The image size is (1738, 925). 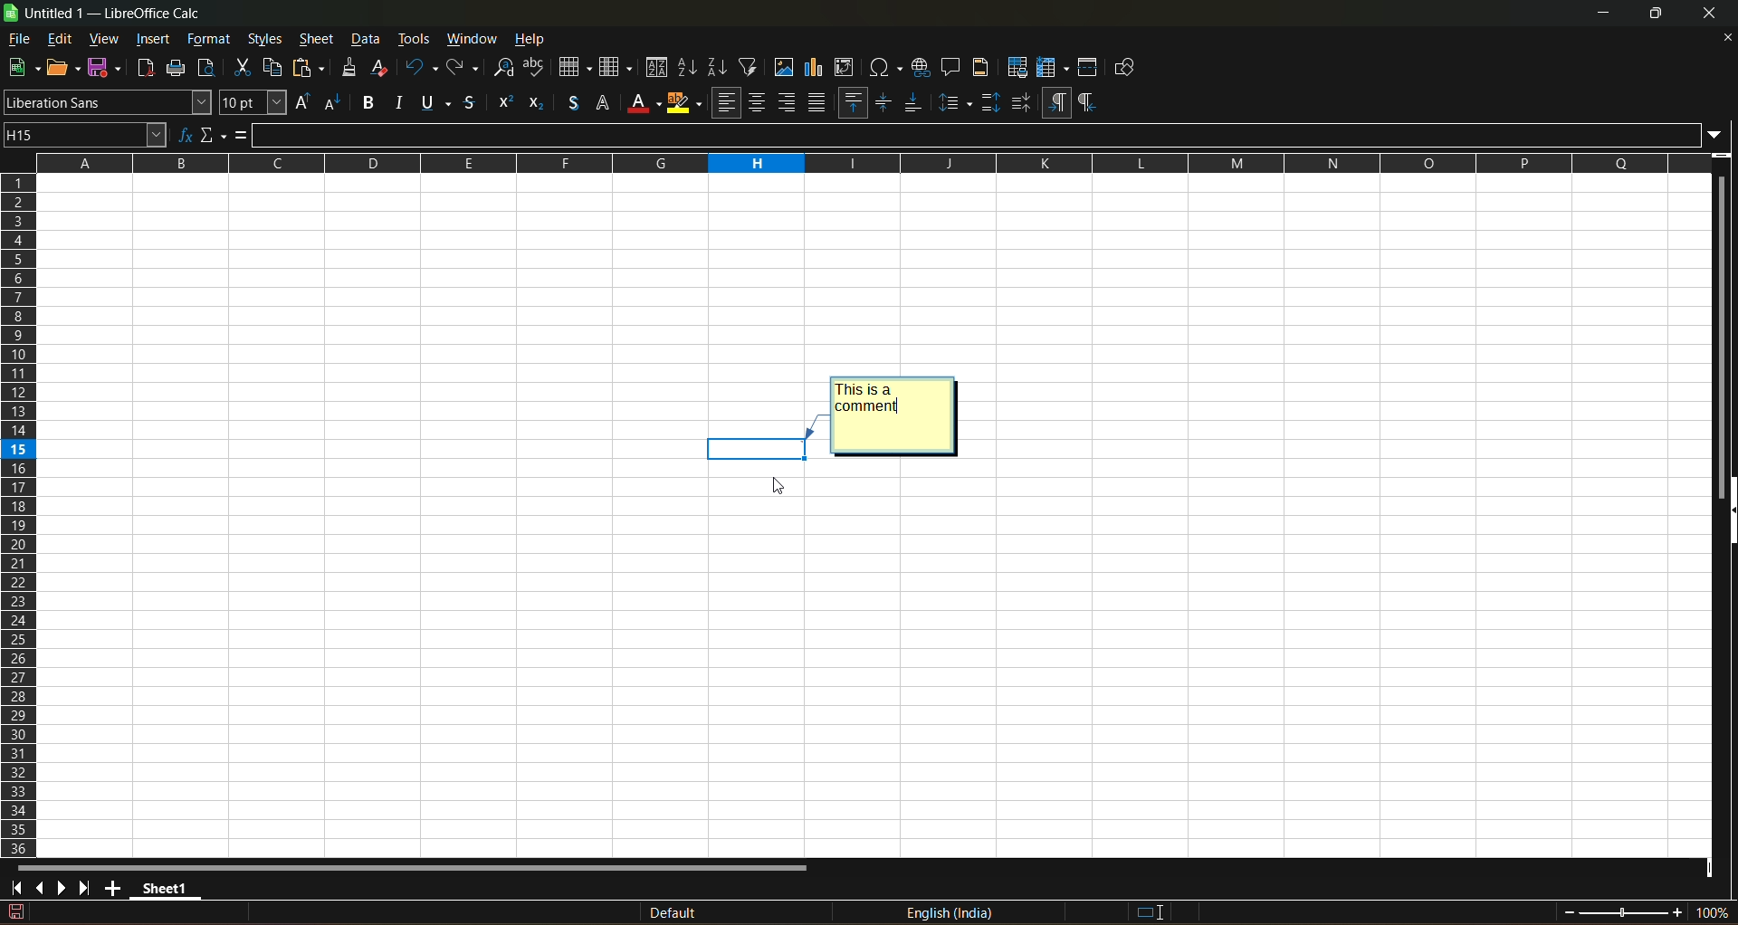 I want to click on font size, so click(x=254, y=102).